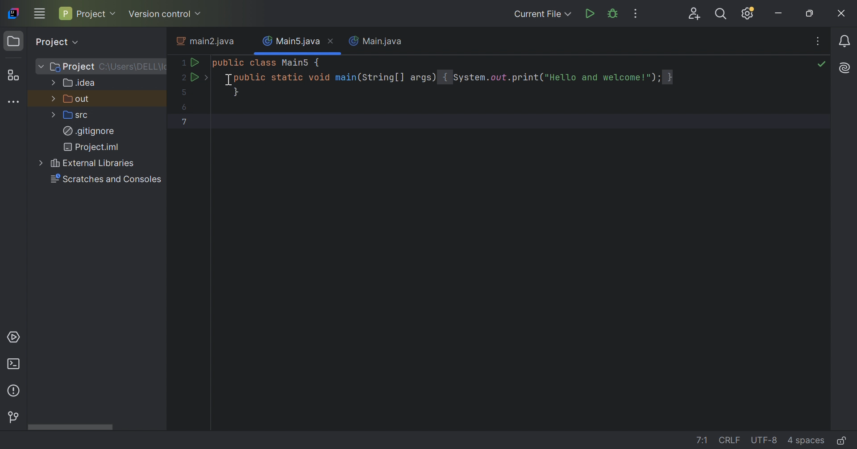 The image size is (857, 449). I want to click on Scratches and Consoles, so click(107, 180).